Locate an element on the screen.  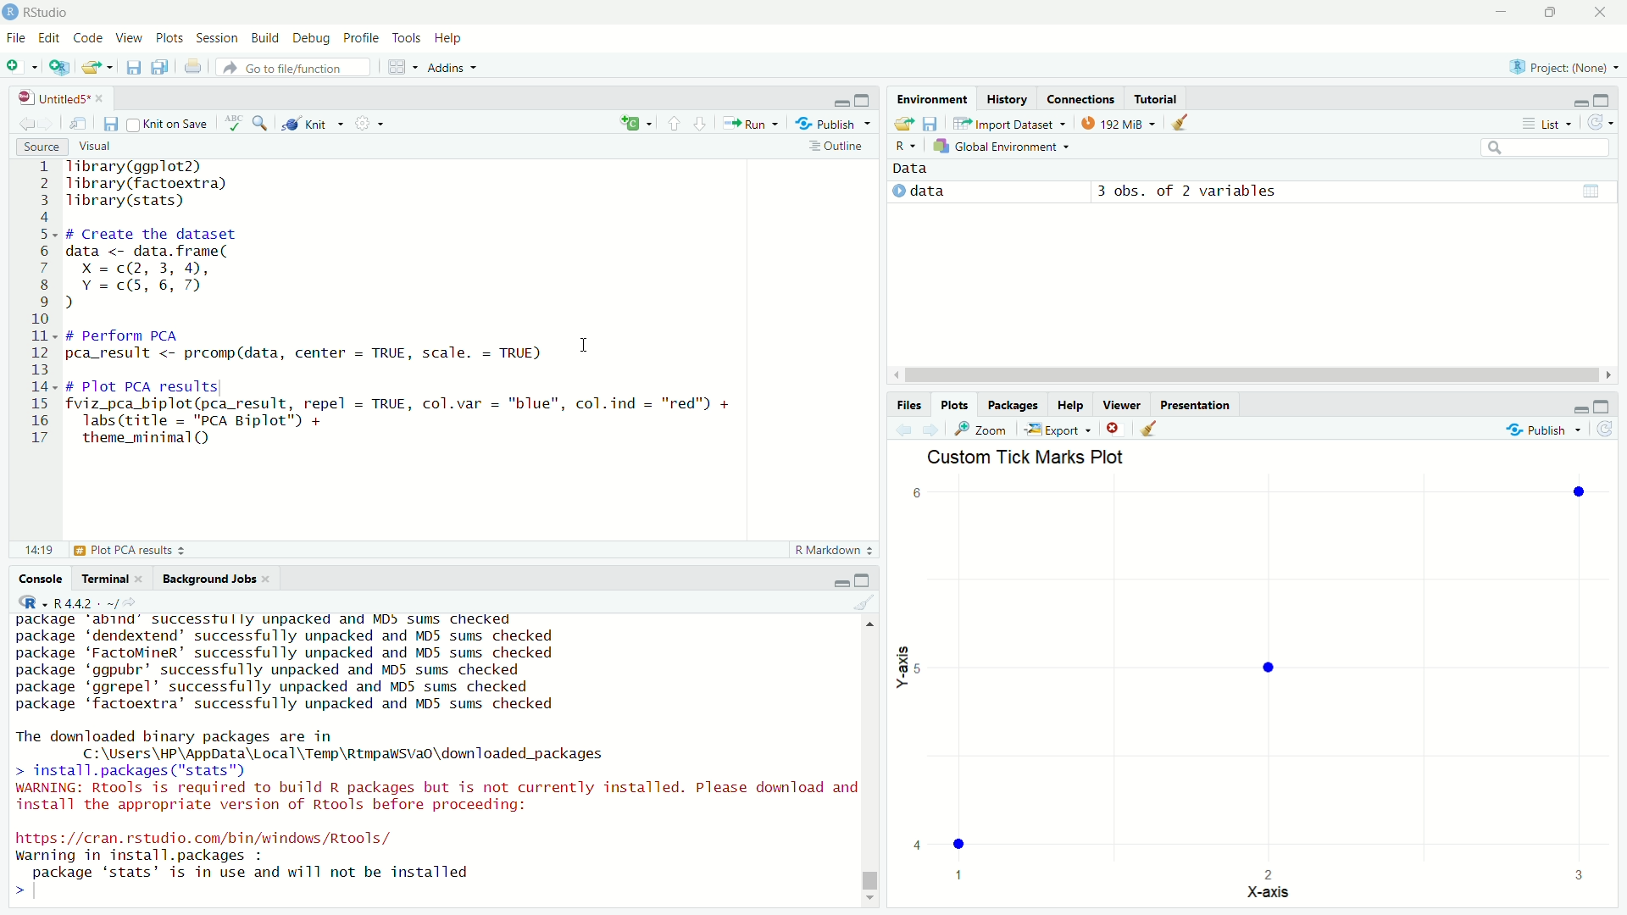
R language version - 4.4.2 is located at coordinates (92, 602).